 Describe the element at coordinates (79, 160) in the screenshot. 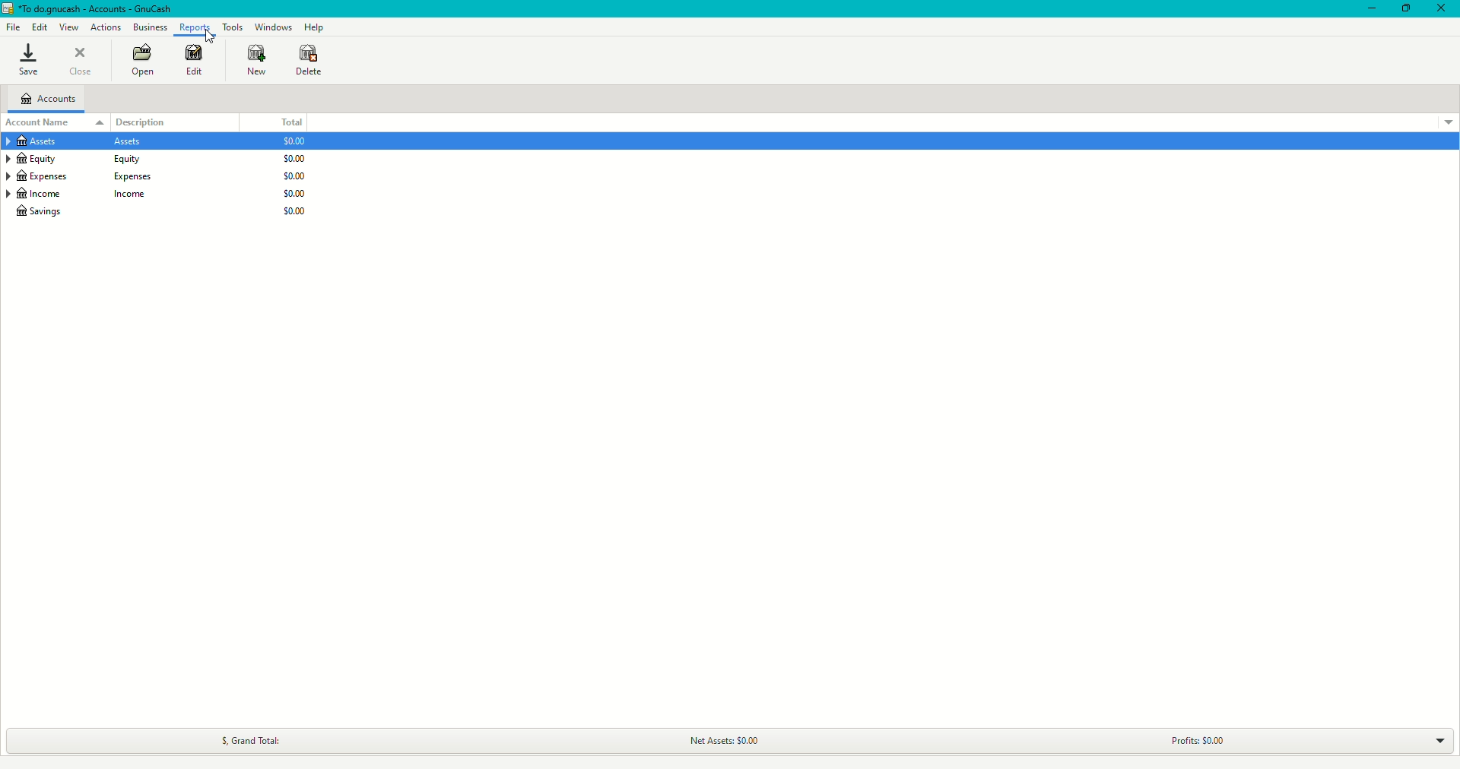

I see `Equity` at that location.